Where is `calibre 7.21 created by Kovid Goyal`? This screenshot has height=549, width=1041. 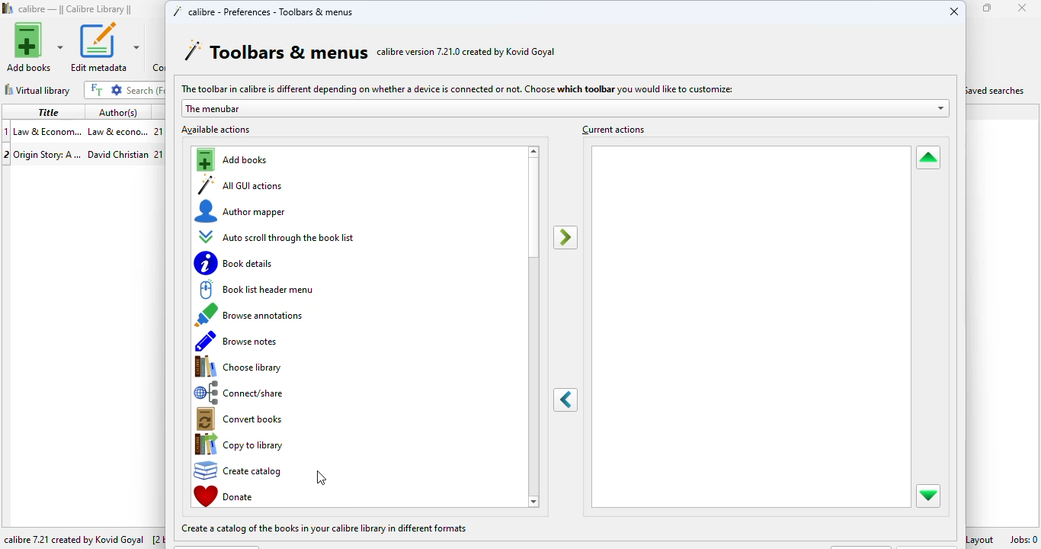
calibre 7.21 created by Kovid Goyal is located at coordinates (75, 540).